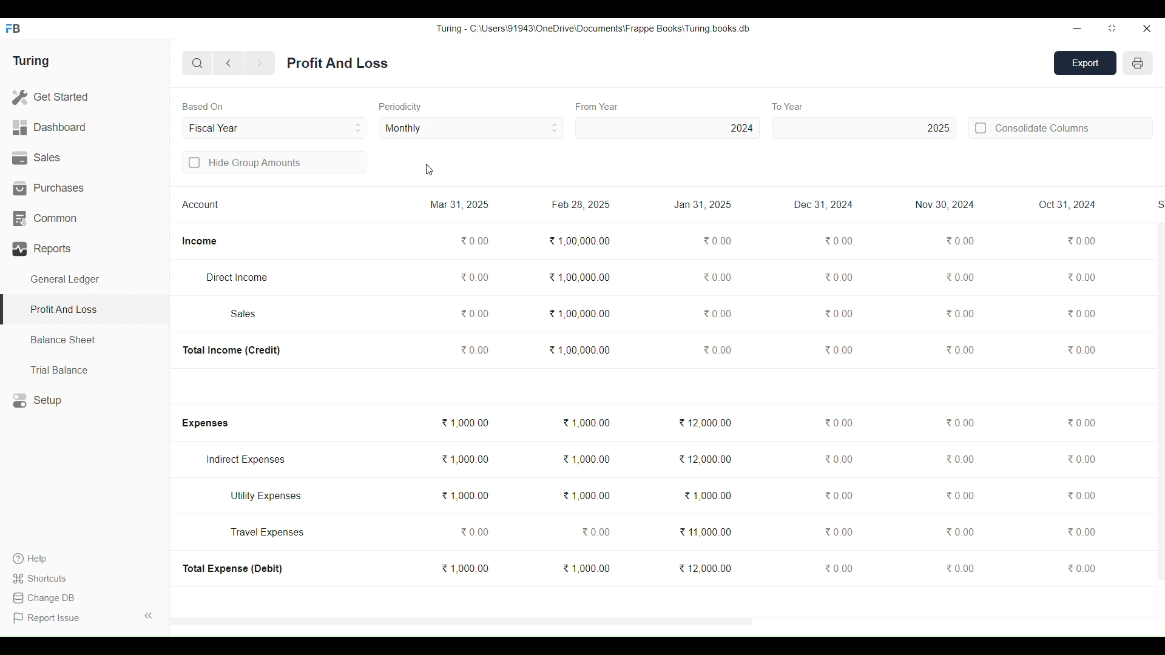  Describe the element at coordinates (959, 532) in the screenshot. I see `0.00` at that location.